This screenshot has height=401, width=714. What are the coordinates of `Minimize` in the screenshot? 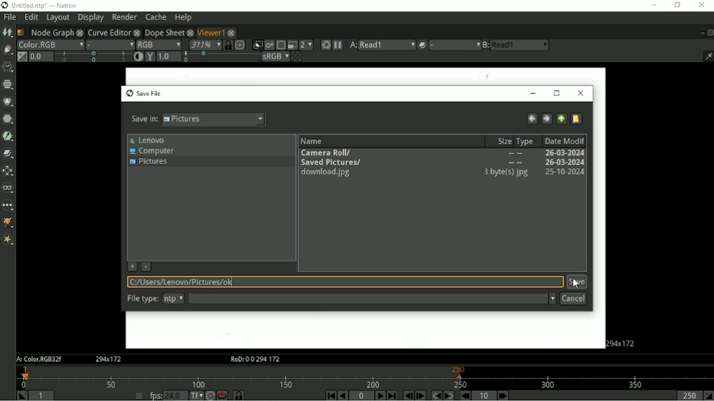 It's located at (534, 94).